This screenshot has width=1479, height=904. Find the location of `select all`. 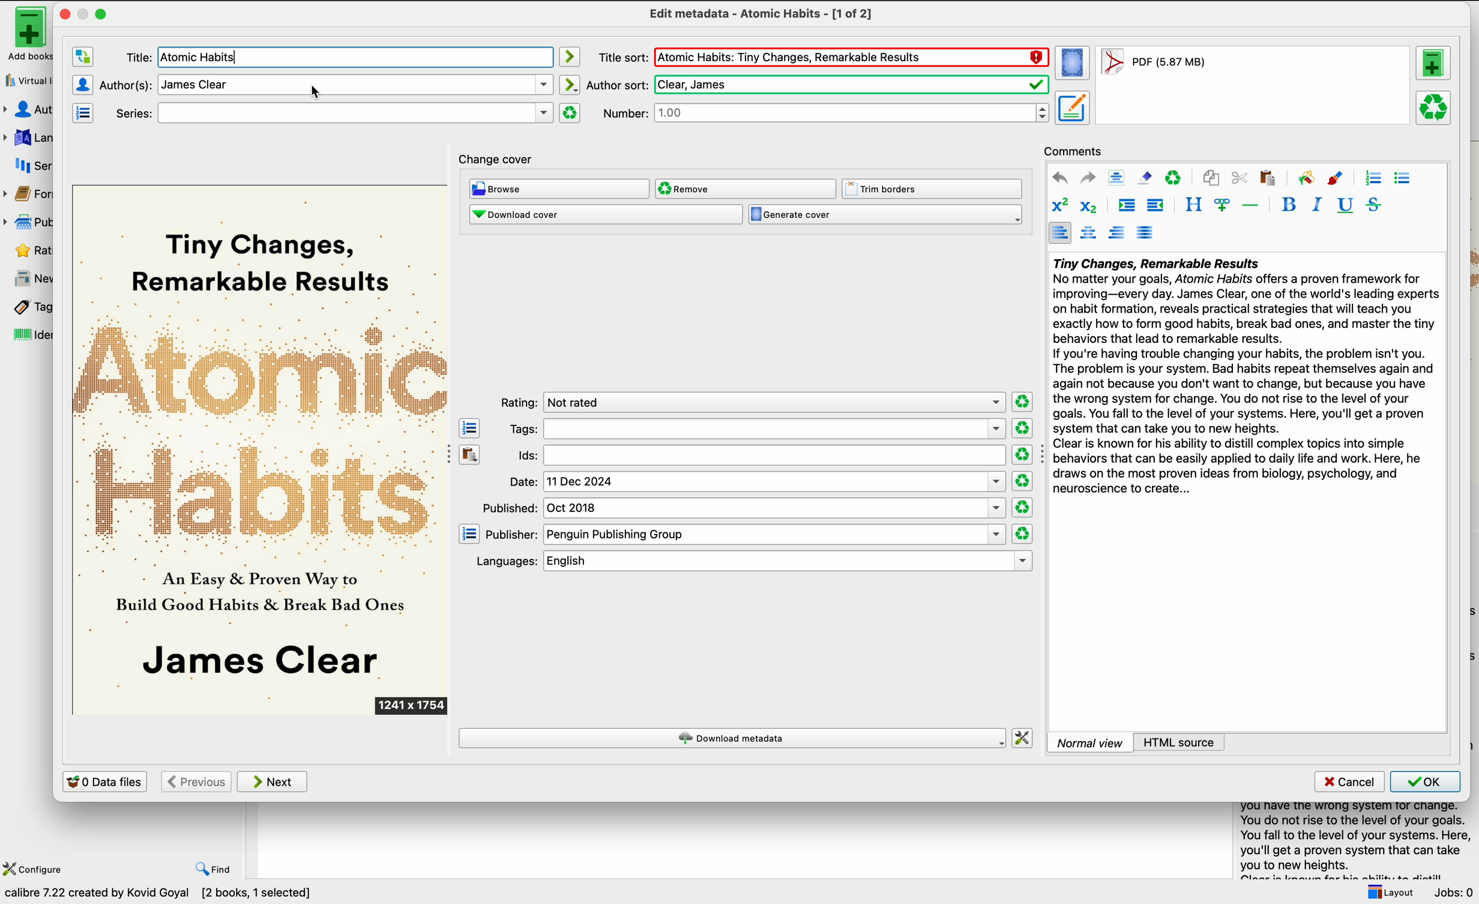

select all is located at coordinates (1117, 177).